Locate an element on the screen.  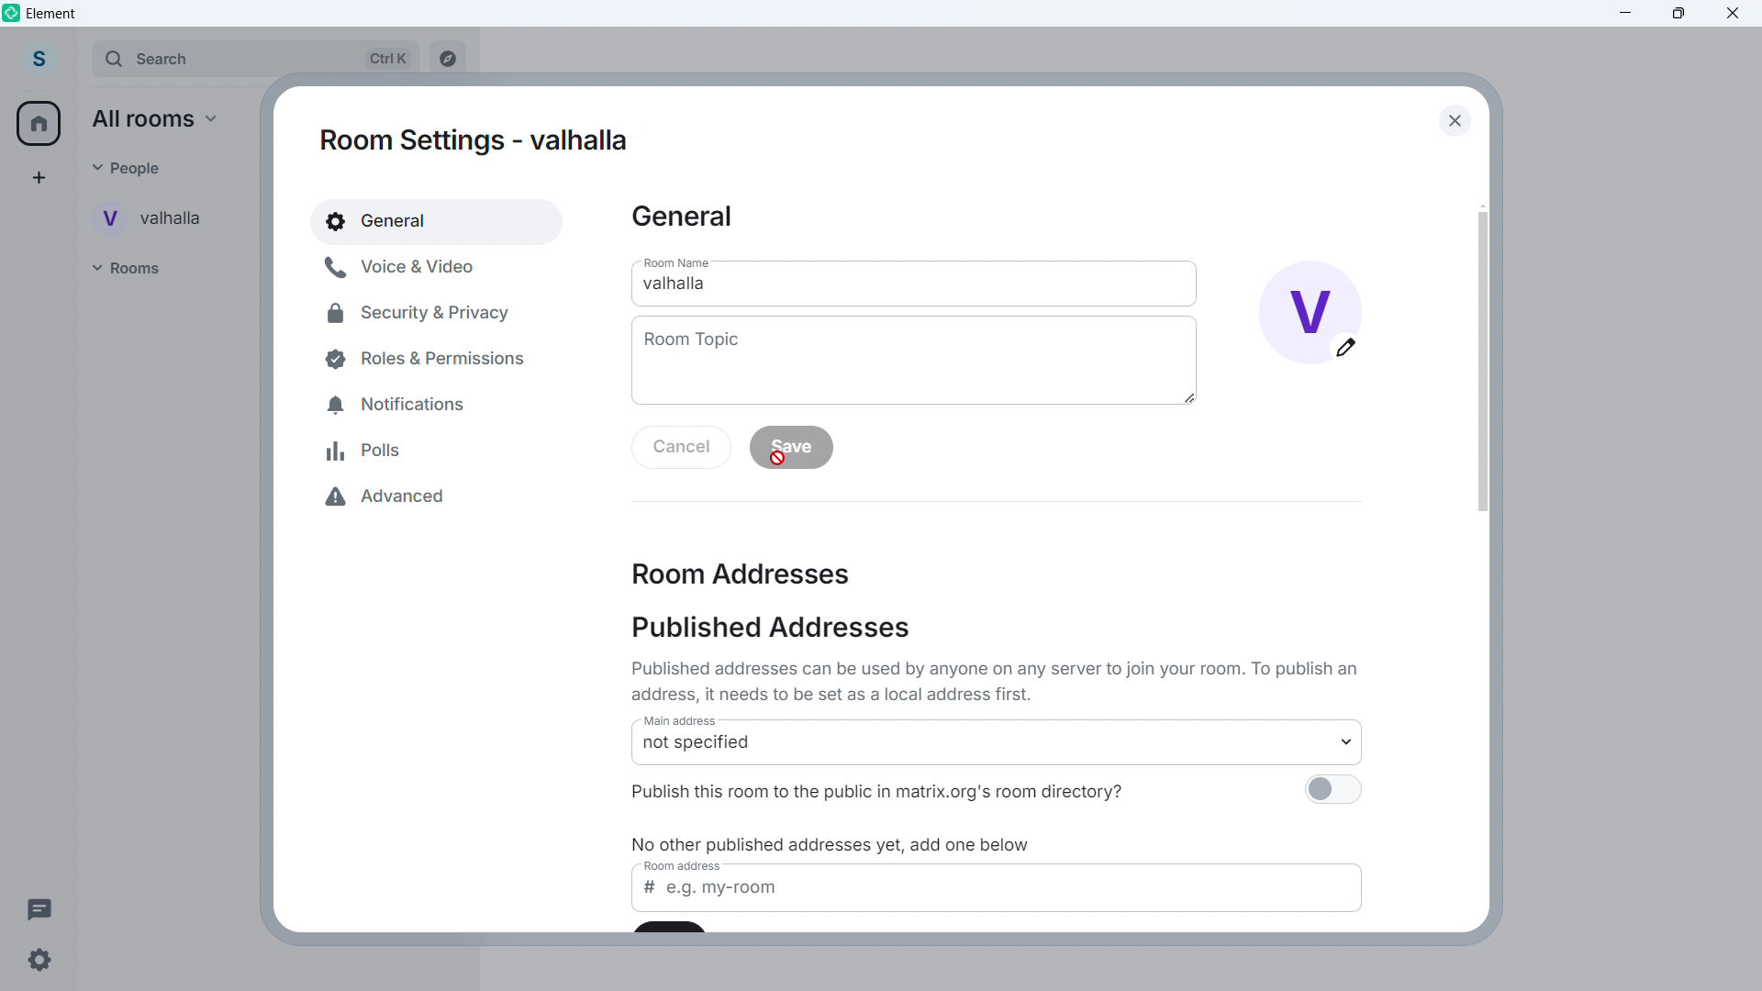
Scroll bar  is located at coordinates (1481, 361).